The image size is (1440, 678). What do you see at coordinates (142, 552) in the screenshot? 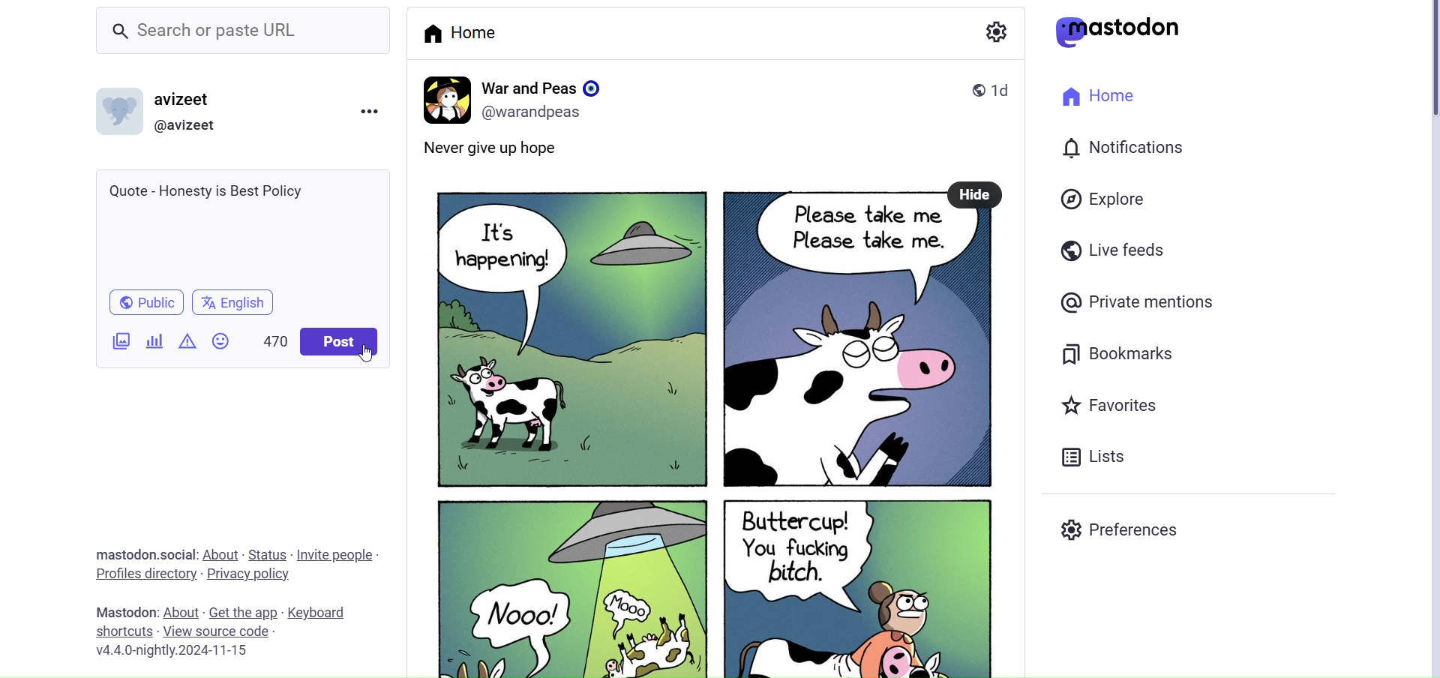
I see `Mastodon.social` at bounding box center [142, 552].